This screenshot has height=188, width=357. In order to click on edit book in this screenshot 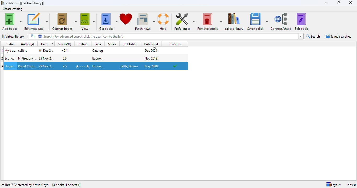, I will do `click(301, 21)`.